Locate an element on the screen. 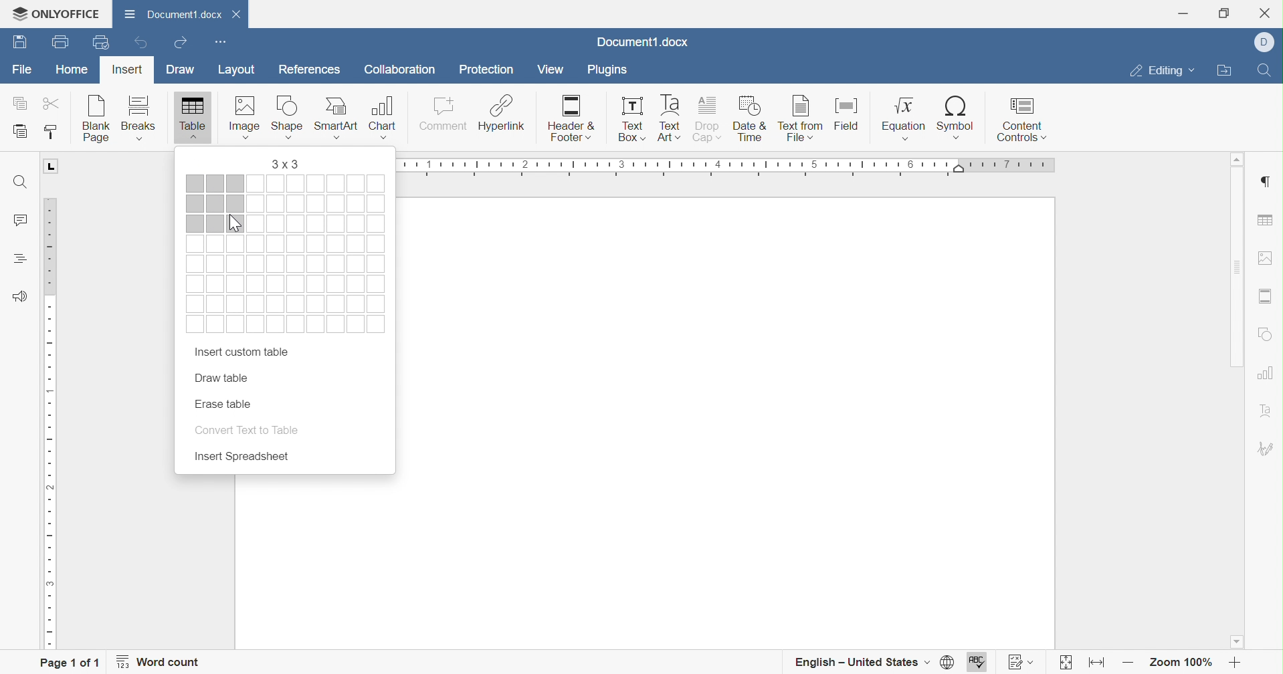 The height and width of the screenshot is (674, 1283). Redo is located at coordinates (183, 41).